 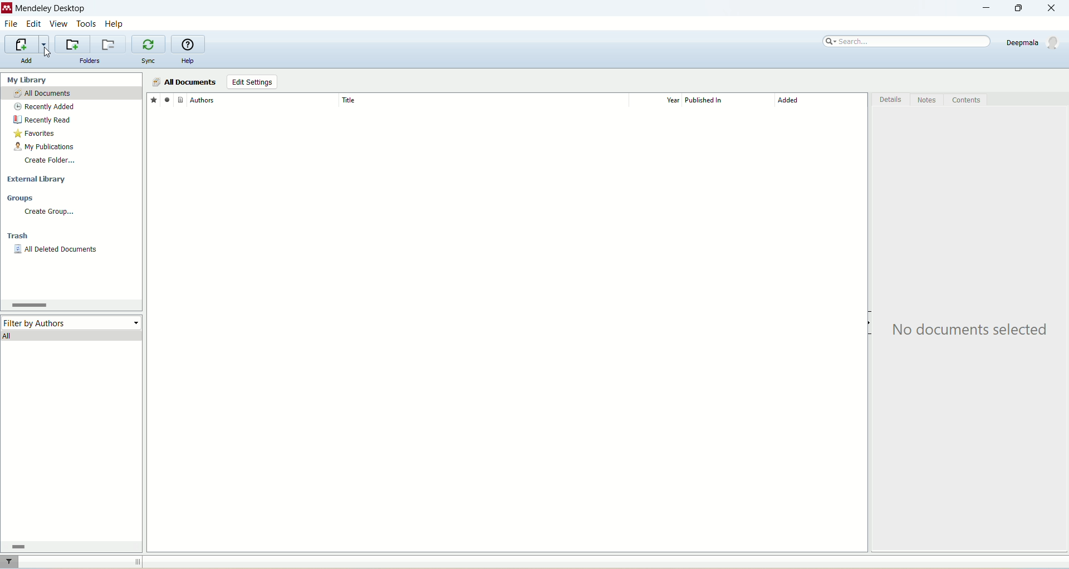 What do you see at coordinates (33, 24) in the screenshot?
I see `edit` at bounding box center [33, 24].